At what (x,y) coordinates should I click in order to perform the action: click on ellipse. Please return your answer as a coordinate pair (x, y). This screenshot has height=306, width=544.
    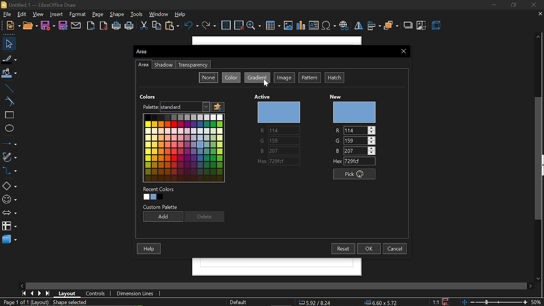
    Looking at the image, I should click on (8, 129).